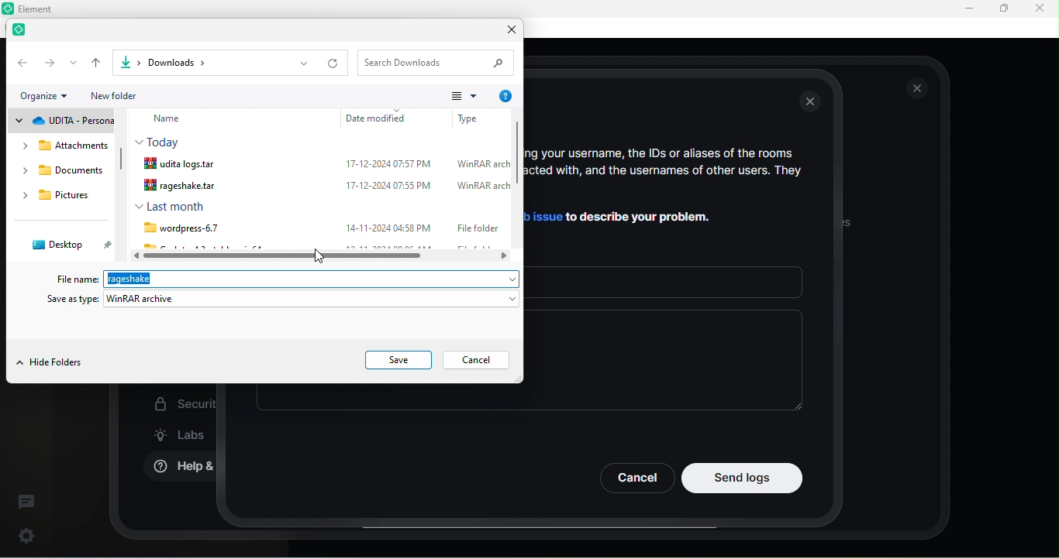  What do you see at coordinates (64, 173) in the screenshot?
I see `downloads` at bounding box center [64, 173].